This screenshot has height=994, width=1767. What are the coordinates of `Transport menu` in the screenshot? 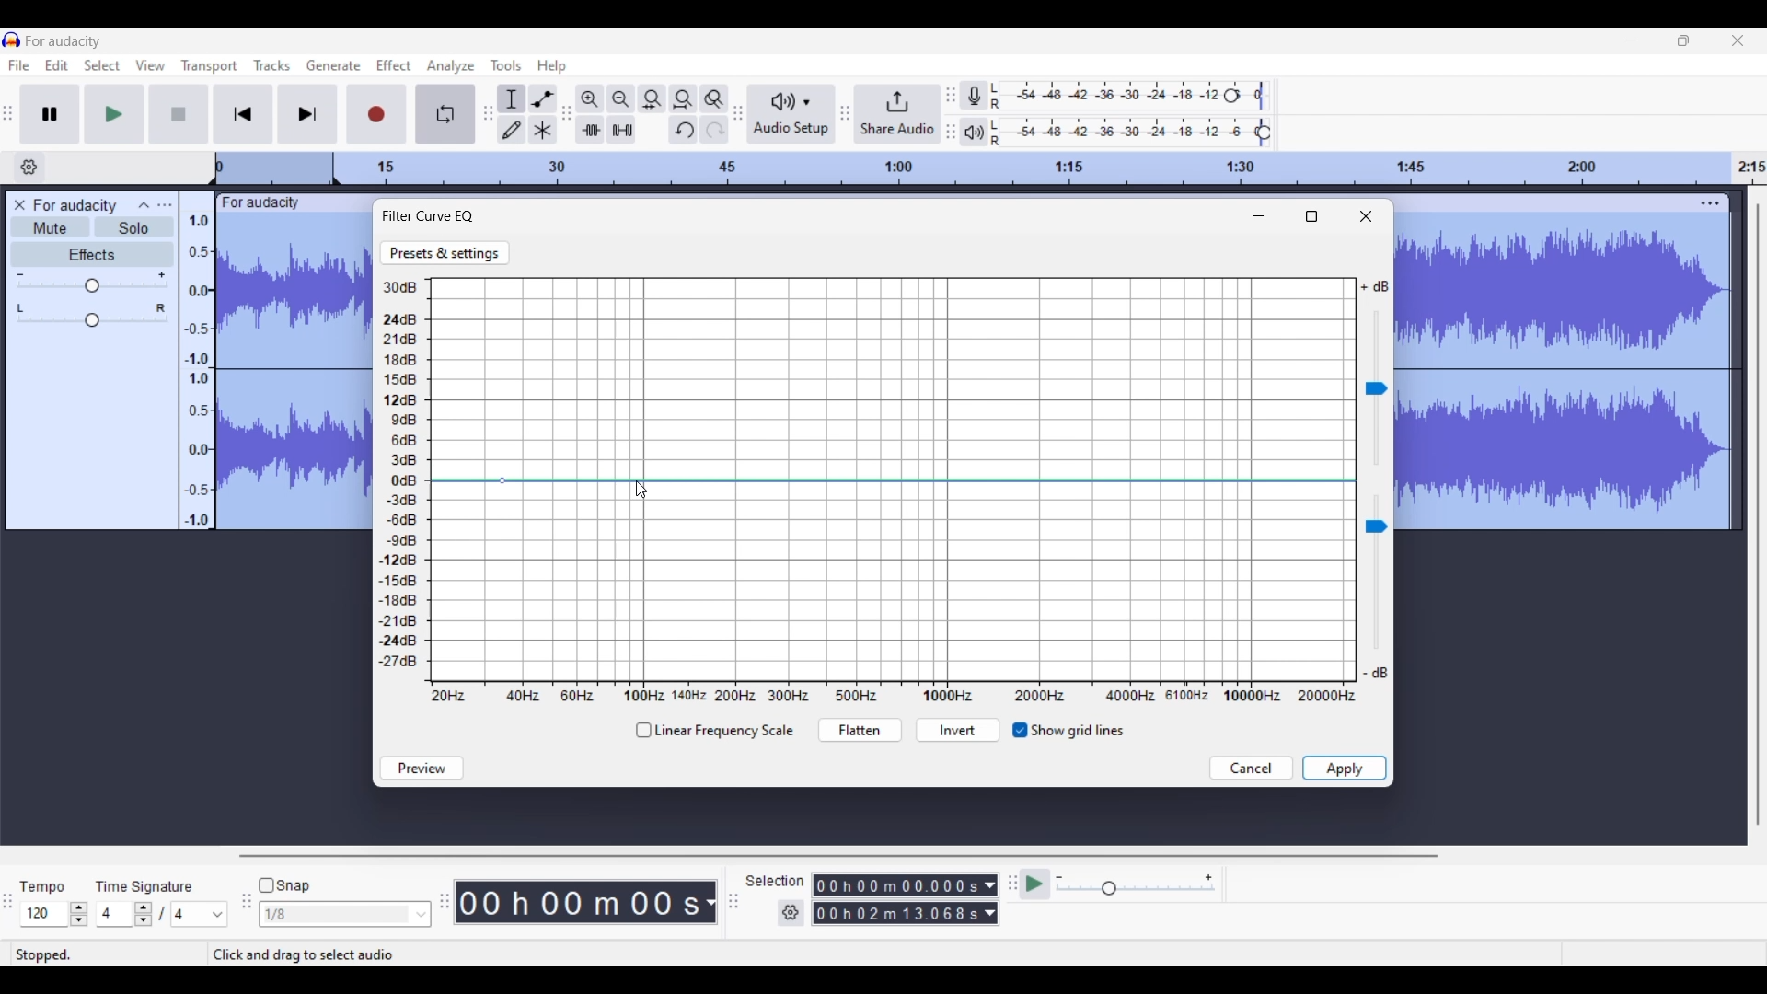 It's located at (209, 66).